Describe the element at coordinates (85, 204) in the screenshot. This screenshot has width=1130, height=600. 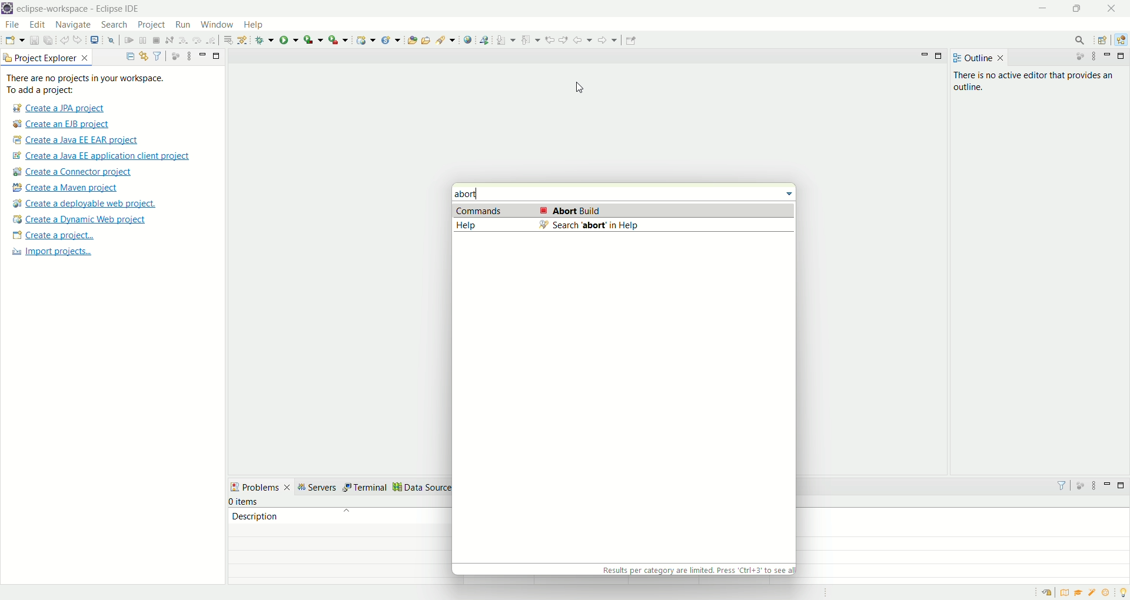
I see `create a deployable web project` at that location.